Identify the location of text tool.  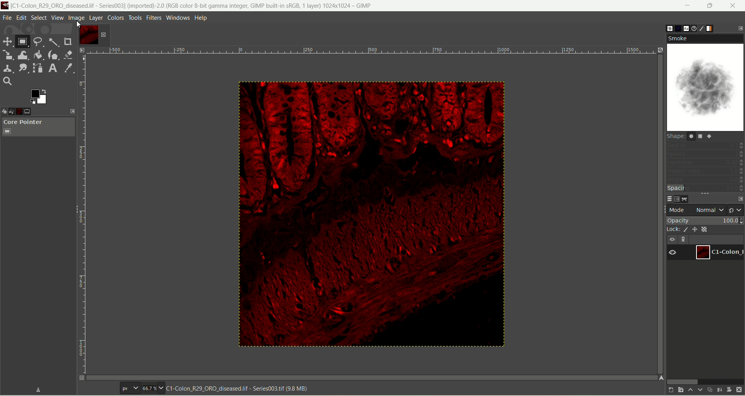
(53, 68).